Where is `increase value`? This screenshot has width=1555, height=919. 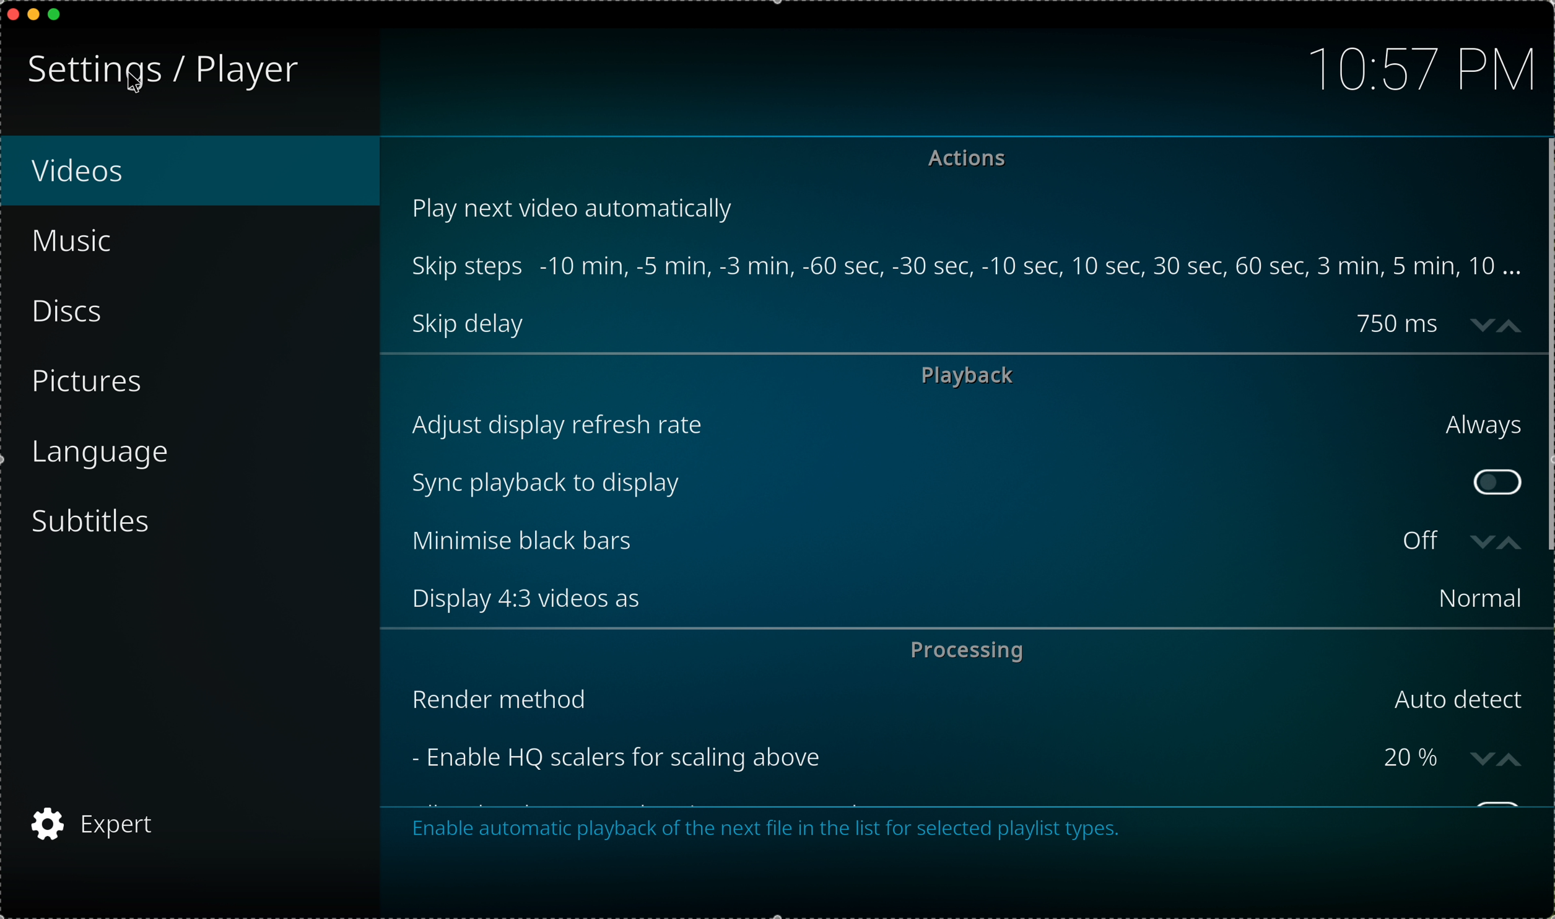
increase value is located at coordinates (1513, 322).